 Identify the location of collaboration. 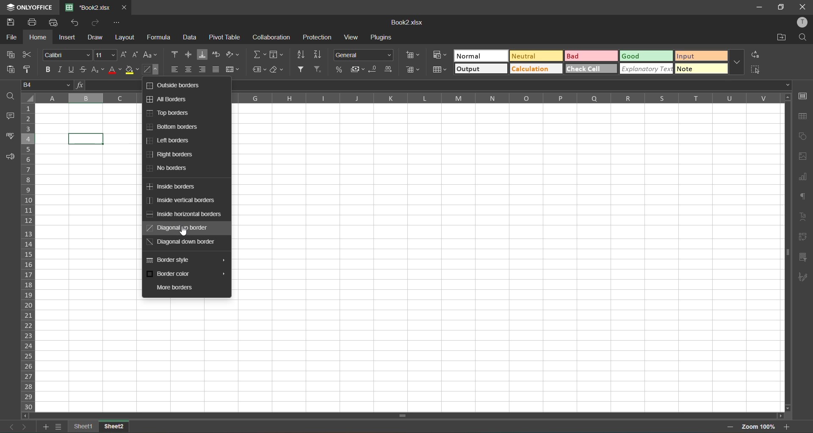
(274, 37).